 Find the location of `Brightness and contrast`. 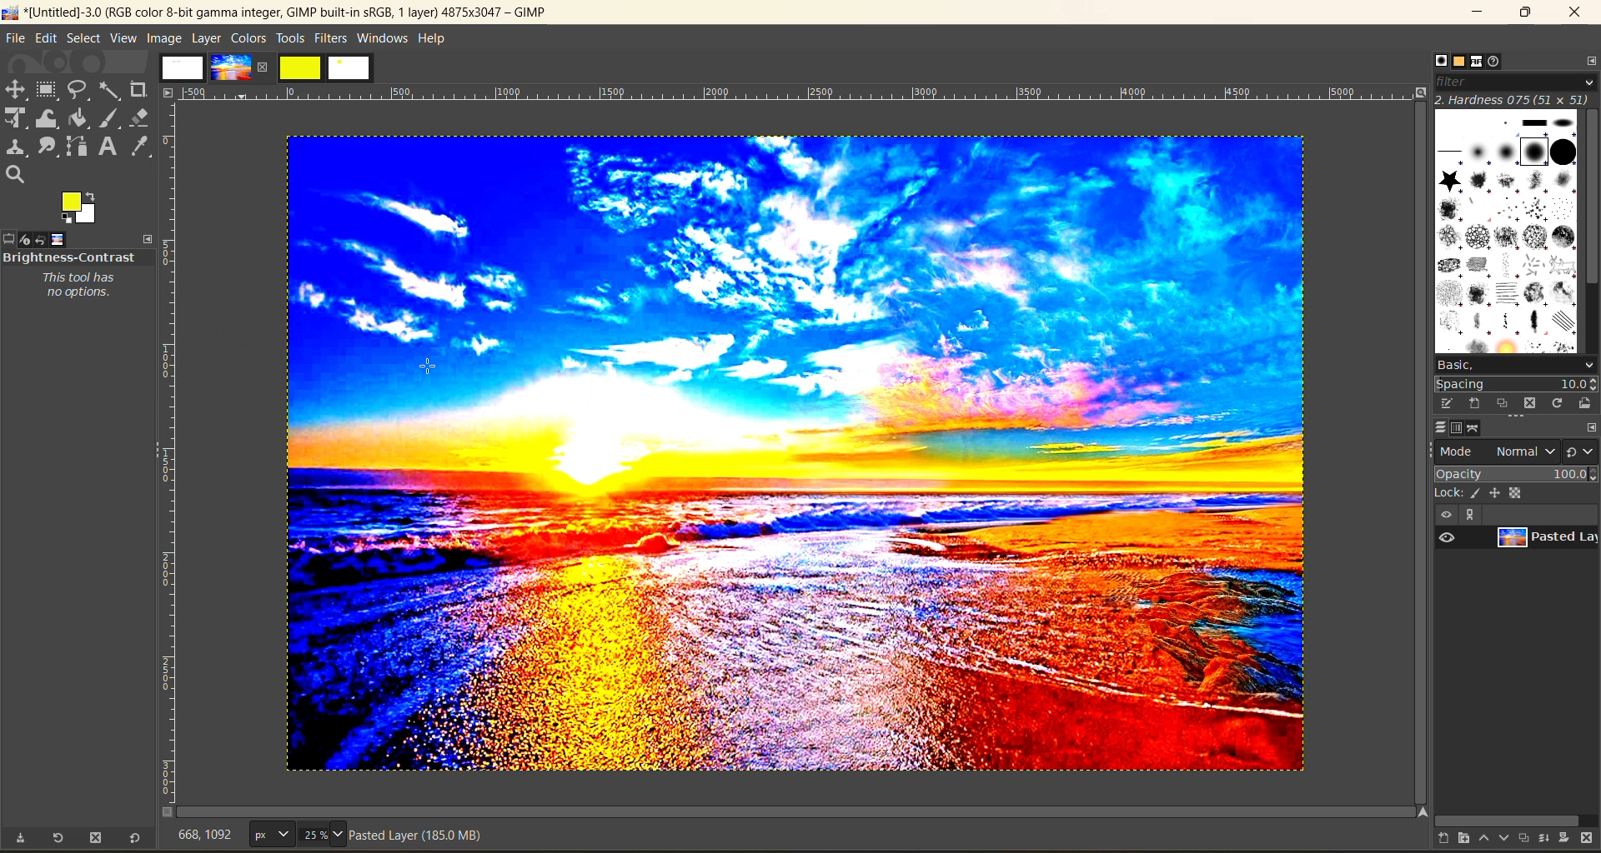

Brightness and contrast is located at coordinates (69, 257).